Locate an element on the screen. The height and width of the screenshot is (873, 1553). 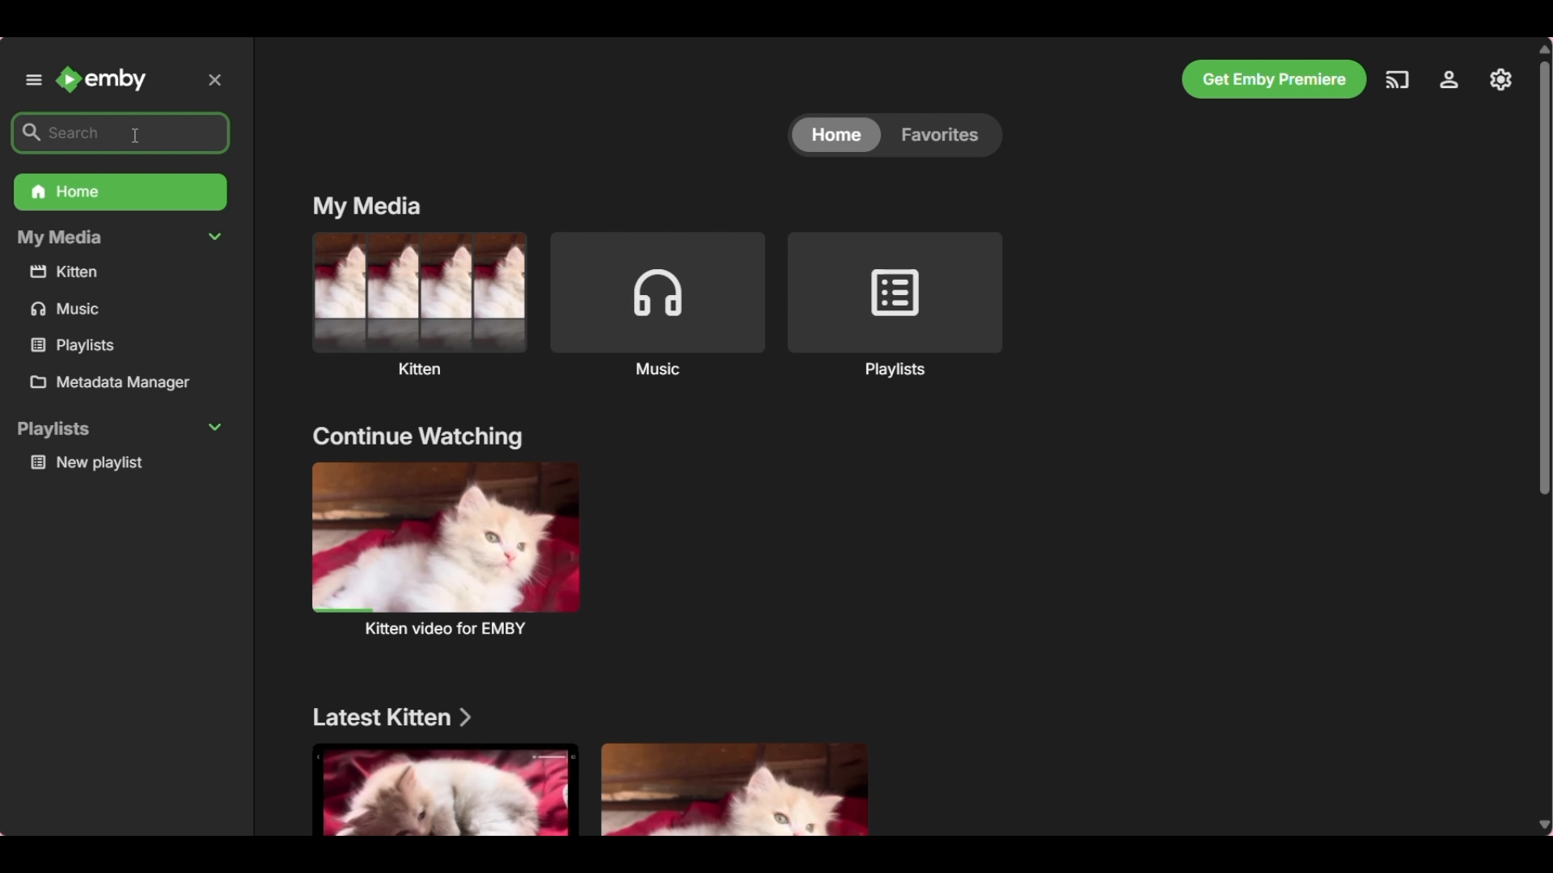
Playlists is located at coordinates (895, 304).